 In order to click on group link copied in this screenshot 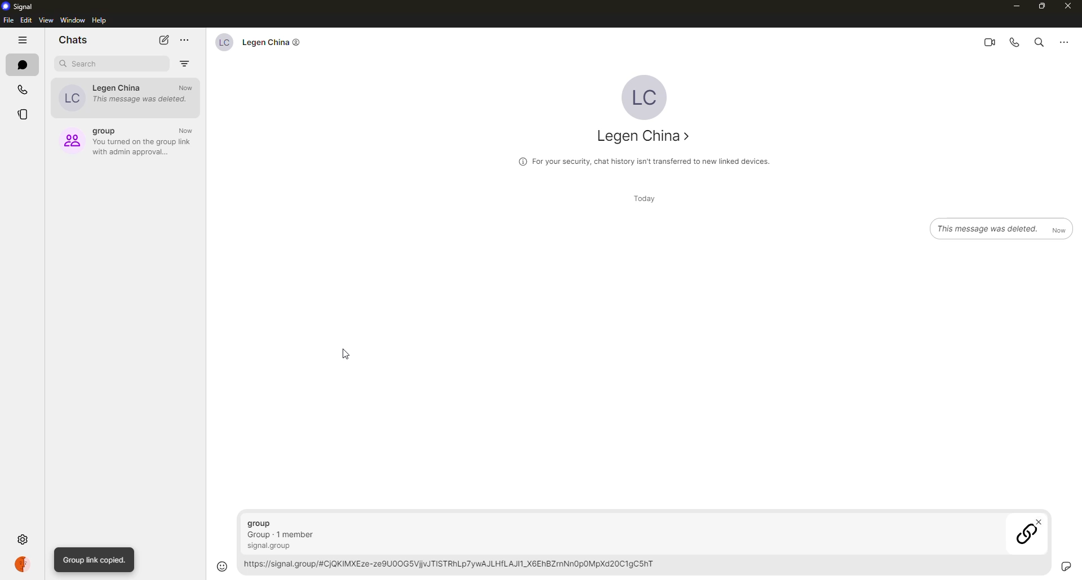, I will do `click(95, 560)`.